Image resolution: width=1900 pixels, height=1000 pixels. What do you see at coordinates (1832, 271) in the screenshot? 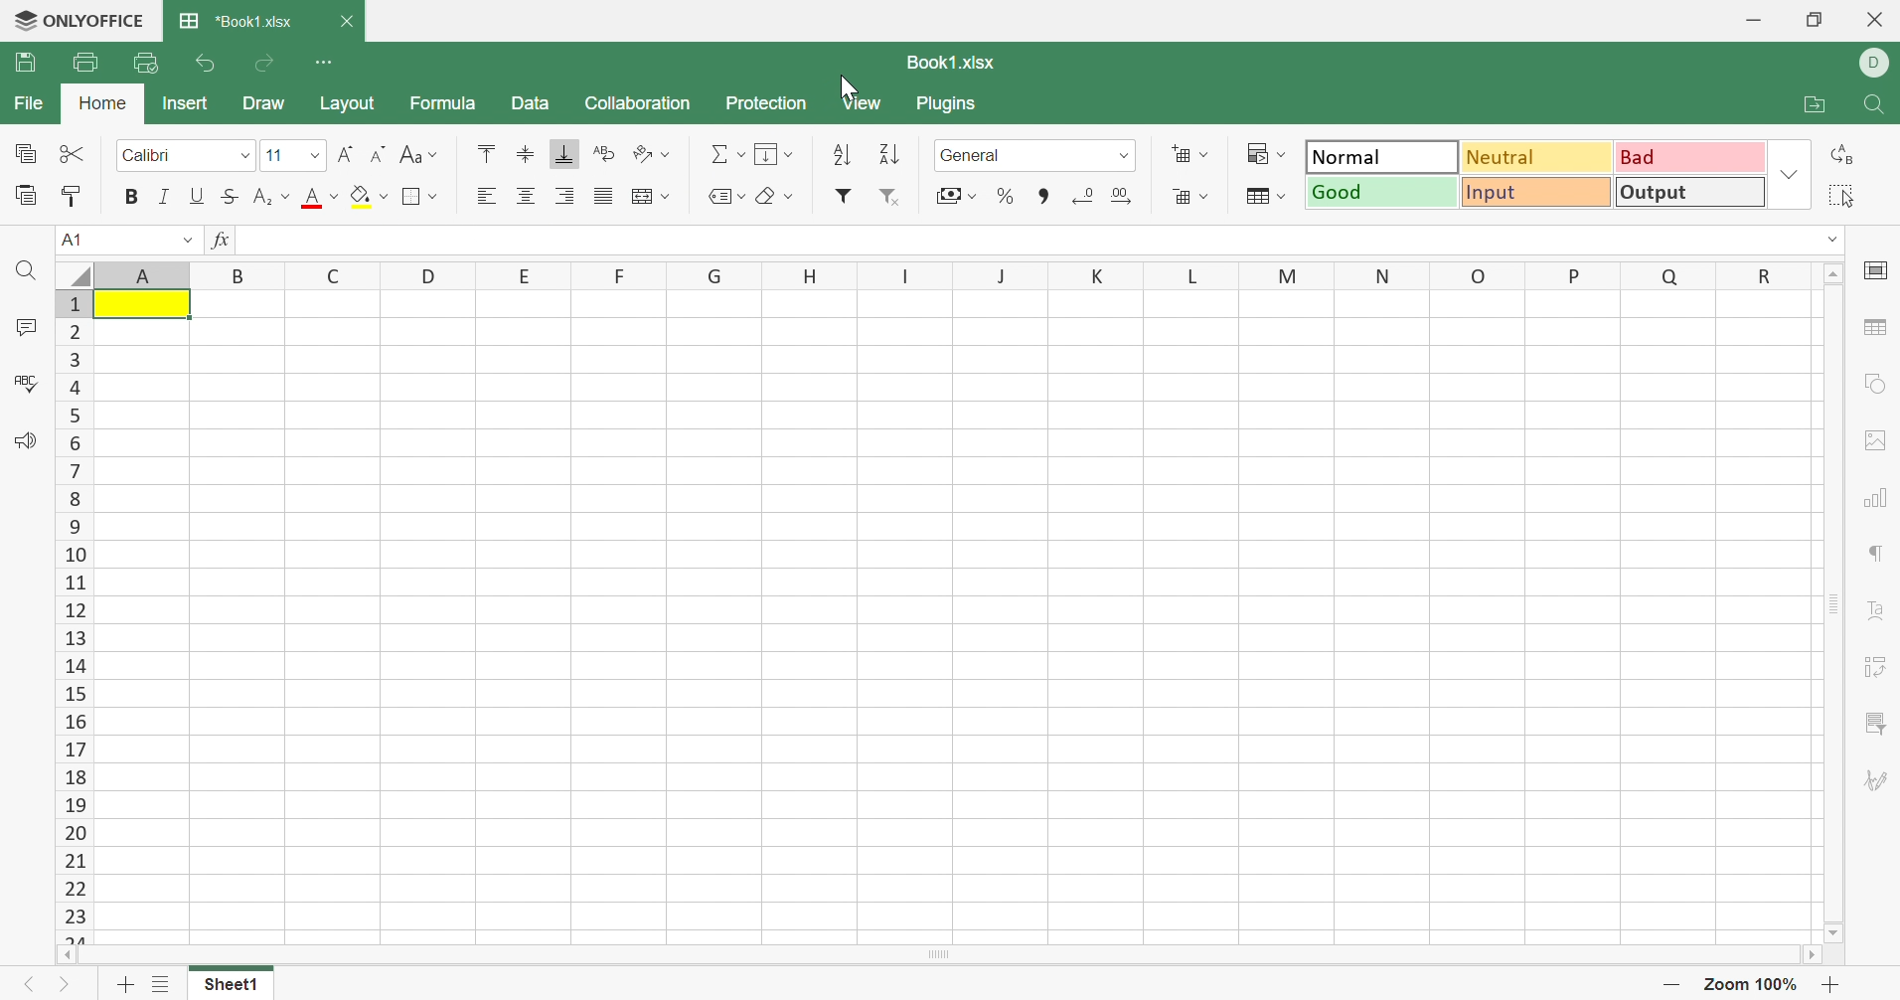
I see `Scroll Up` at bounding box center [1832, 271].